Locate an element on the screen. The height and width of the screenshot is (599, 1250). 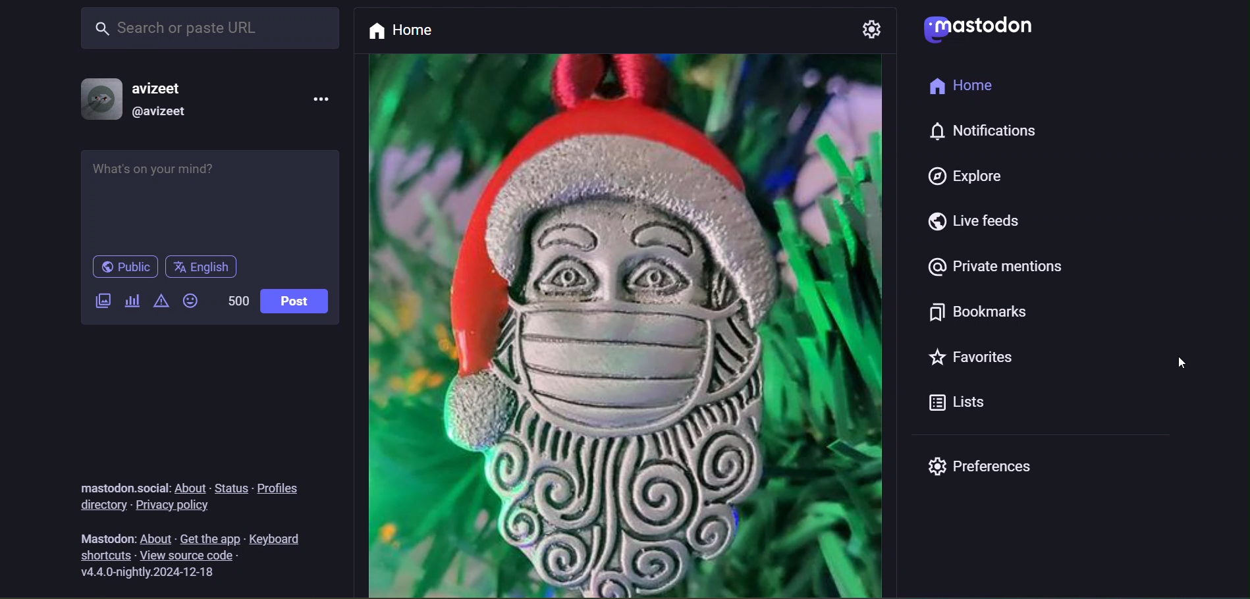
about is located at coordinates (155, 537).